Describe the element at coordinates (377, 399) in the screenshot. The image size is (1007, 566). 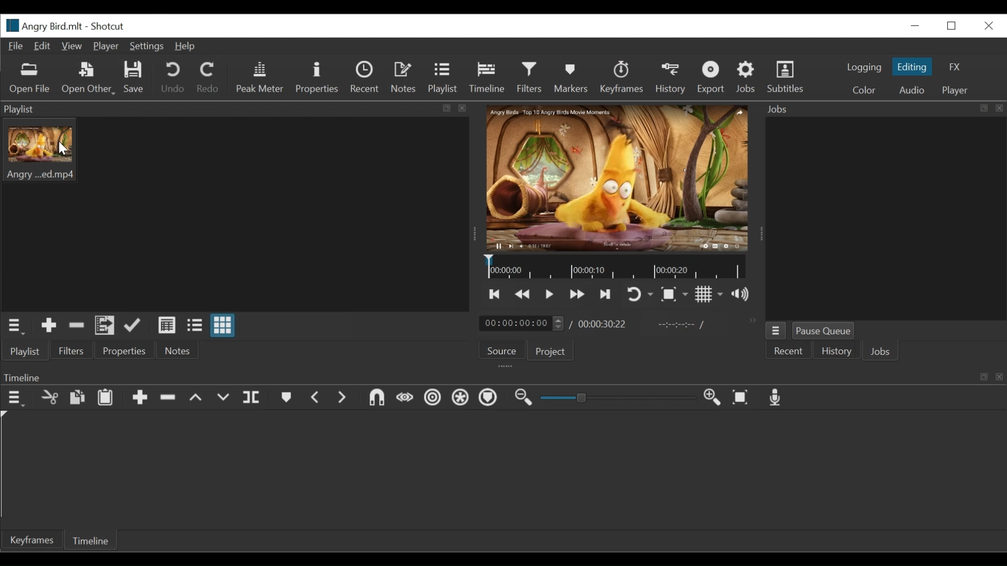
I see `Snap  ` at that location.